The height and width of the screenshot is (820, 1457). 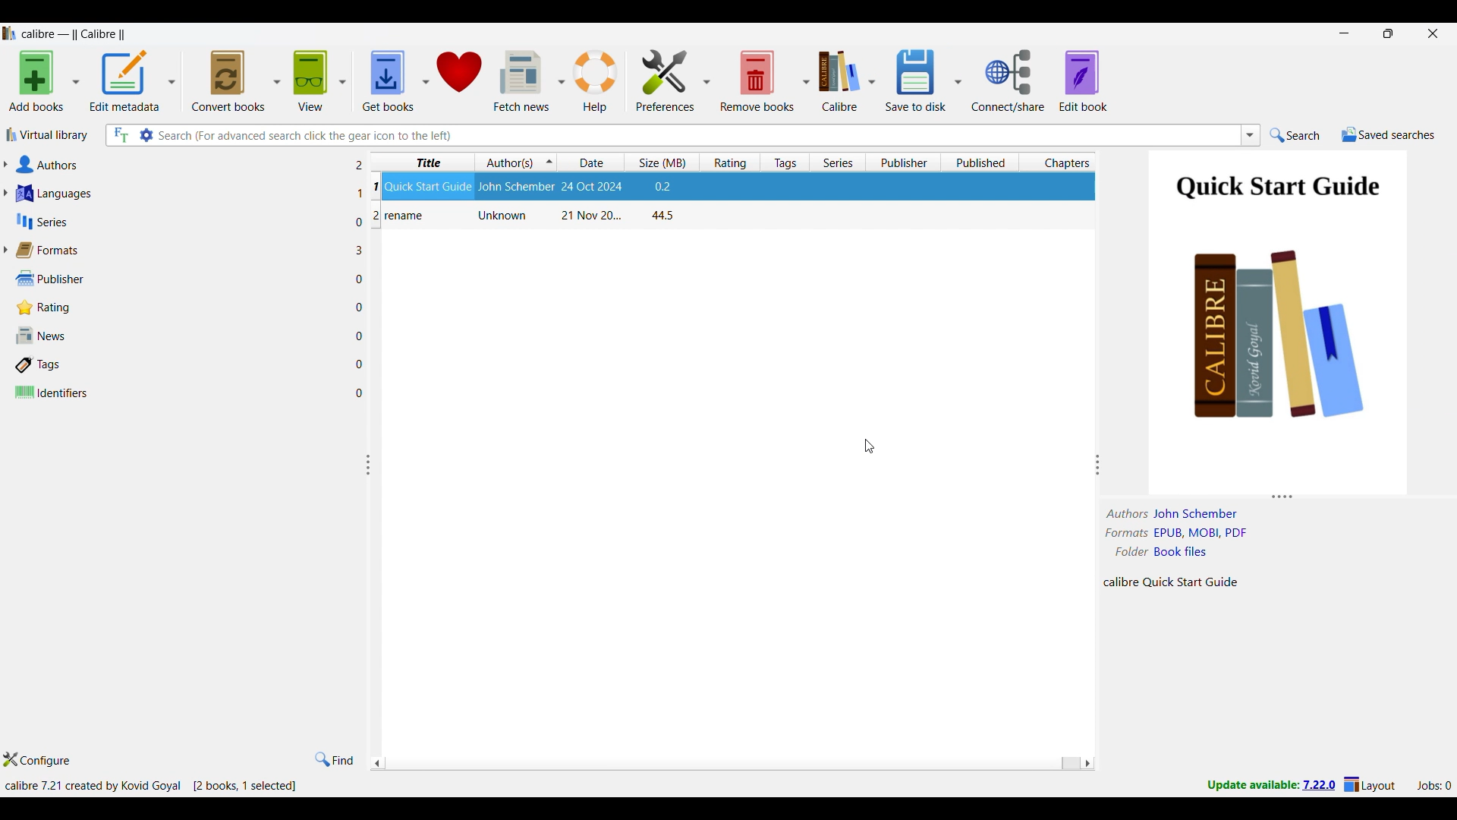 I want to click on Input search here, so click(x=697, y=135).